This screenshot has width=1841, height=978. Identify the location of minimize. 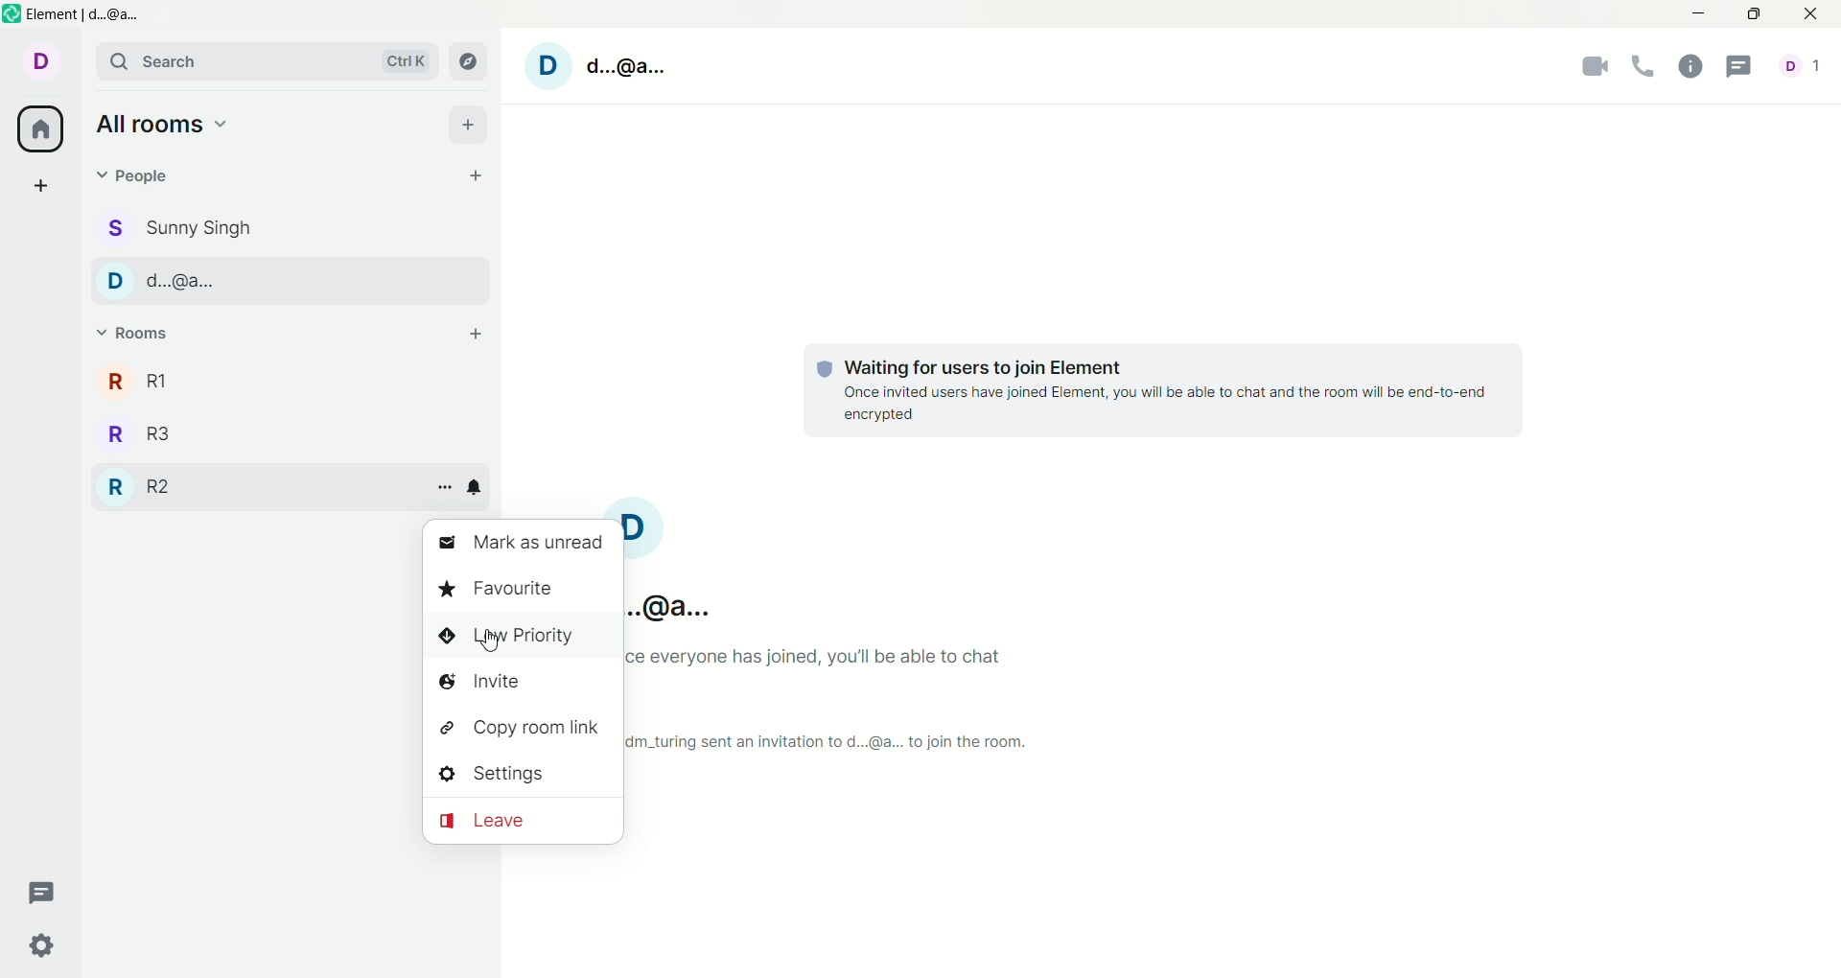
(1705, 12).